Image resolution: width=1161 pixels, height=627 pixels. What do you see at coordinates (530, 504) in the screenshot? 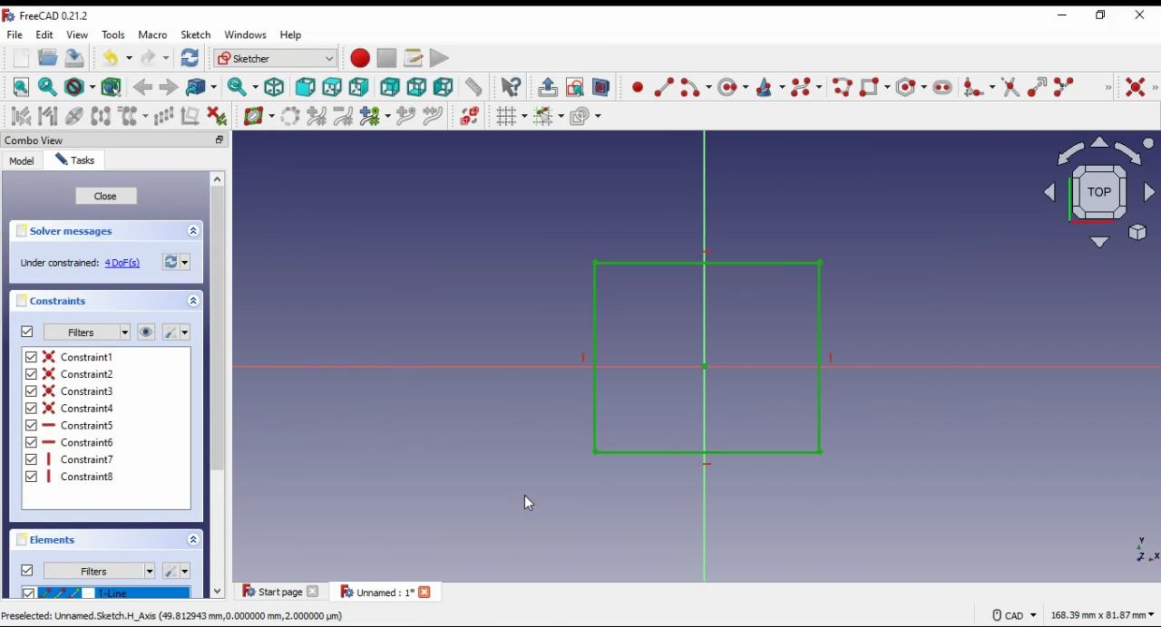
I see `cursor` at bounding box center [530, 504].